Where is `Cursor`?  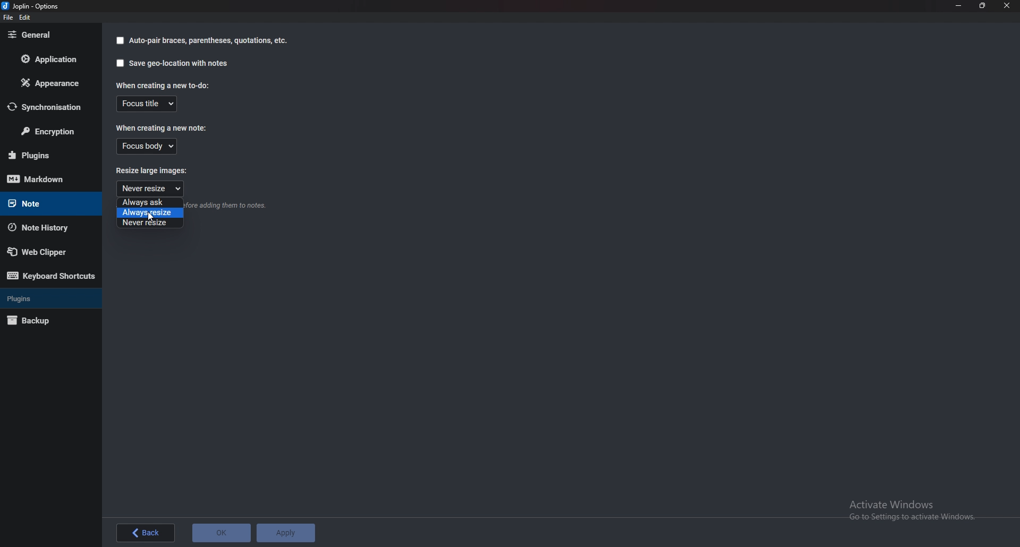 Cursor is located at coordinates (150, 217).